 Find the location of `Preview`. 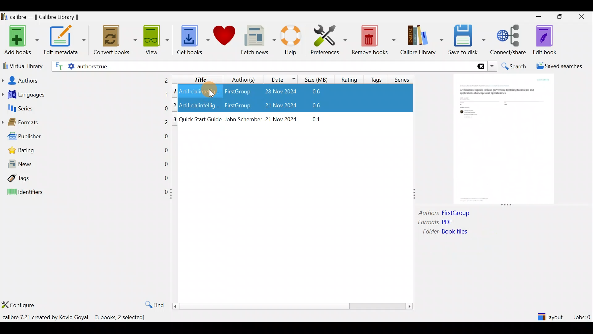

Preview is located at coordinates (502, 140).